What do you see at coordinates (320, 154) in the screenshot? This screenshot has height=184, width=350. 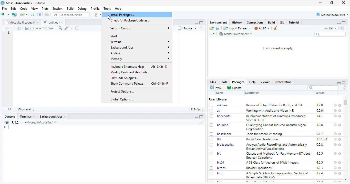 I see `405` at bounding box center [320, 154].